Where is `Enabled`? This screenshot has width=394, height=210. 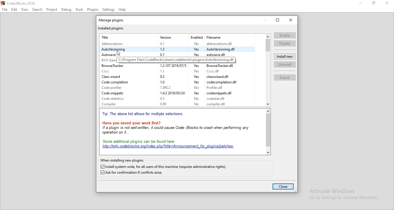
Enabled is located at coordinates (196, 37).